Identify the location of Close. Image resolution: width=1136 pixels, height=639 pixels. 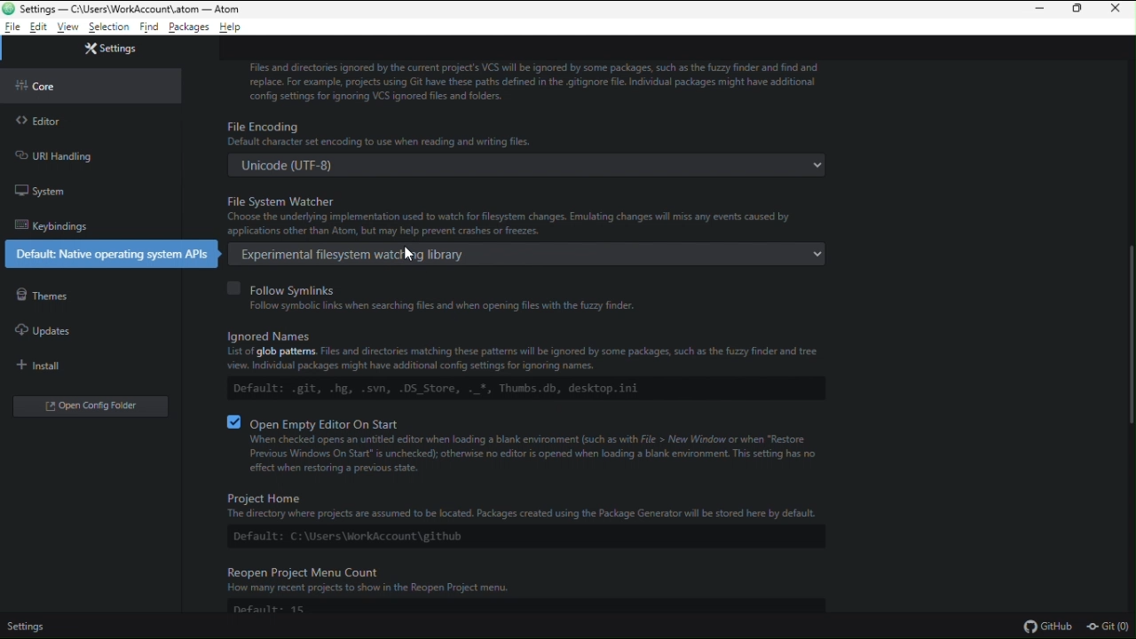
(1119, 11).